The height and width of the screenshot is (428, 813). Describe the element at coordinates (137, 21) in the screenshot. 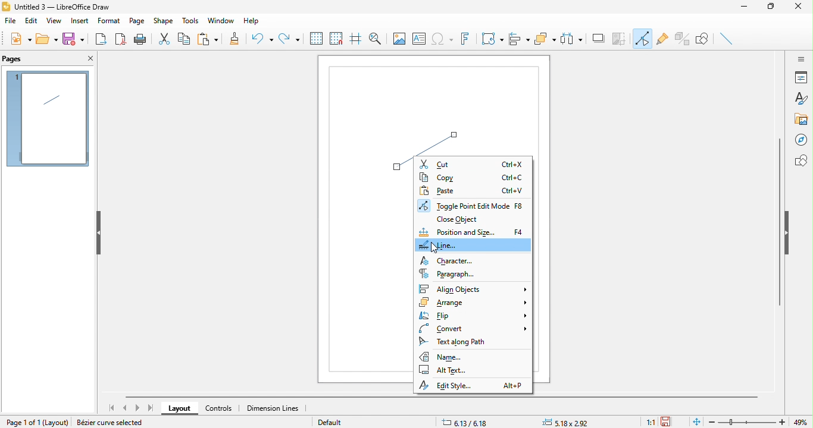

I see `page` at that location.